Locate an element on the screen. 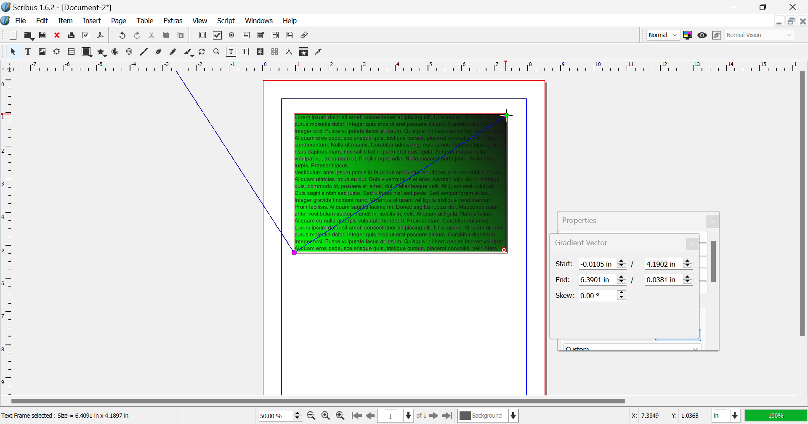 This screenshot has height=424, width=808. Open is located at coordinates (29, 35).